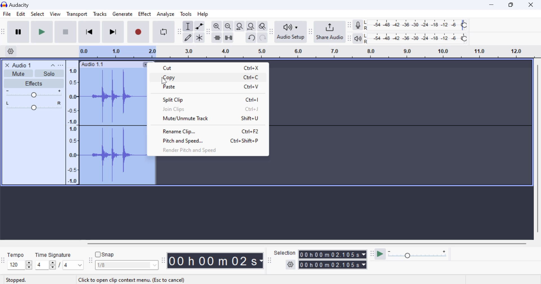  Describe the element at coordinates (251, 26) in the screenshot. I see `fit project to width` at that location.